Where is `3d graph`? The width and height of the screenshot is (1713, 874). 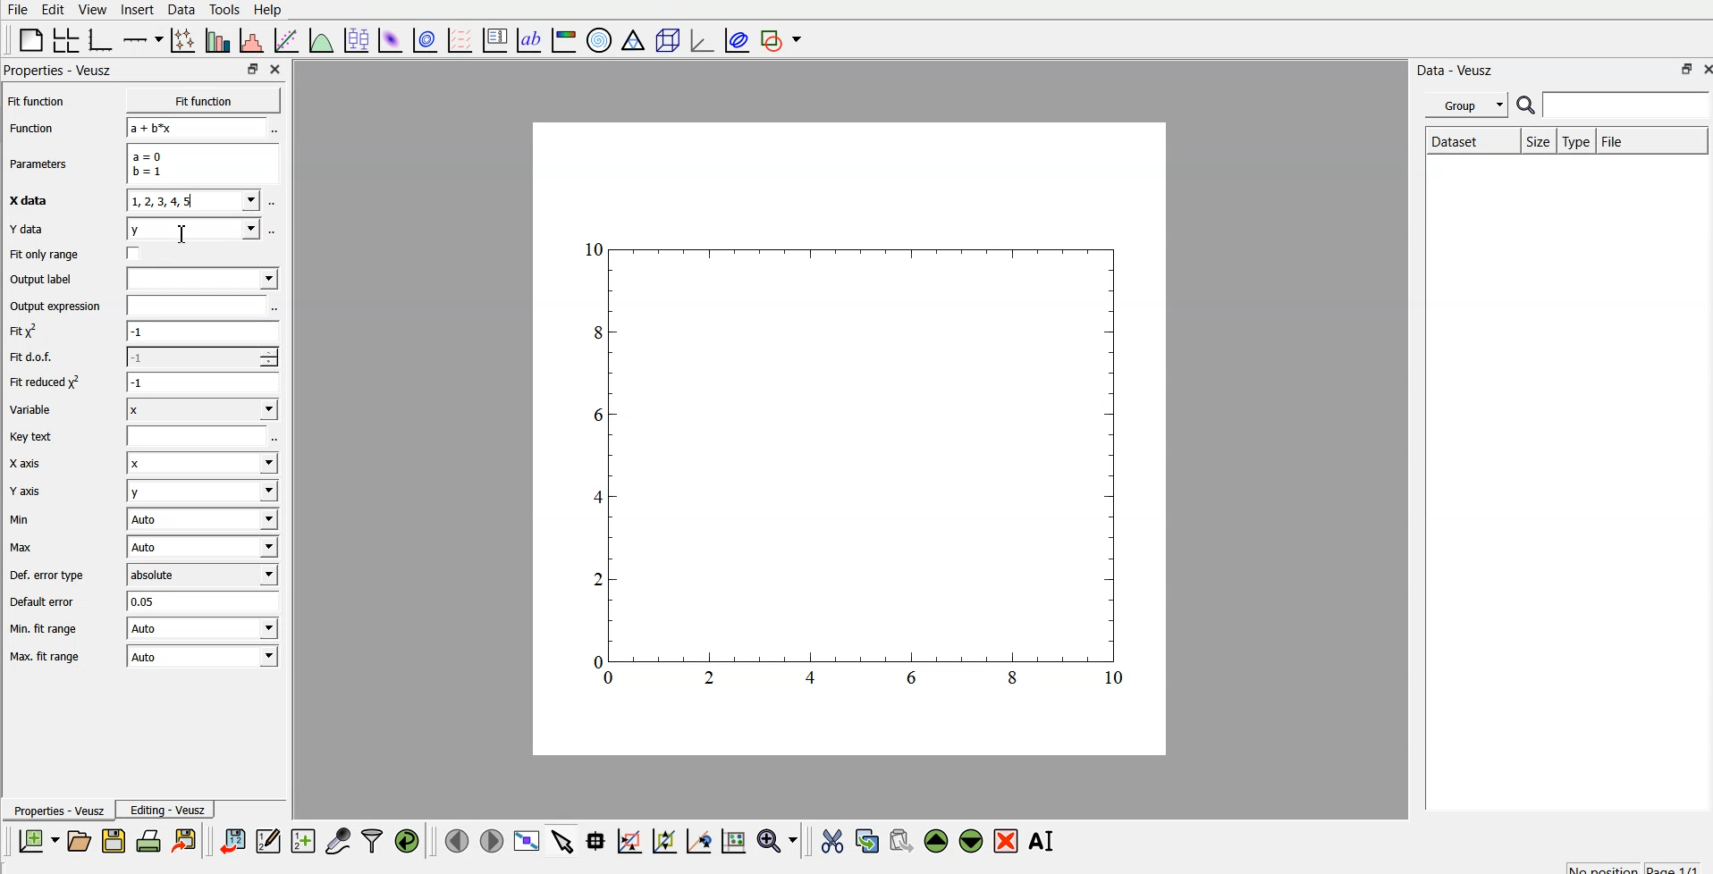 3d graph is located at coordinates (705, 41).